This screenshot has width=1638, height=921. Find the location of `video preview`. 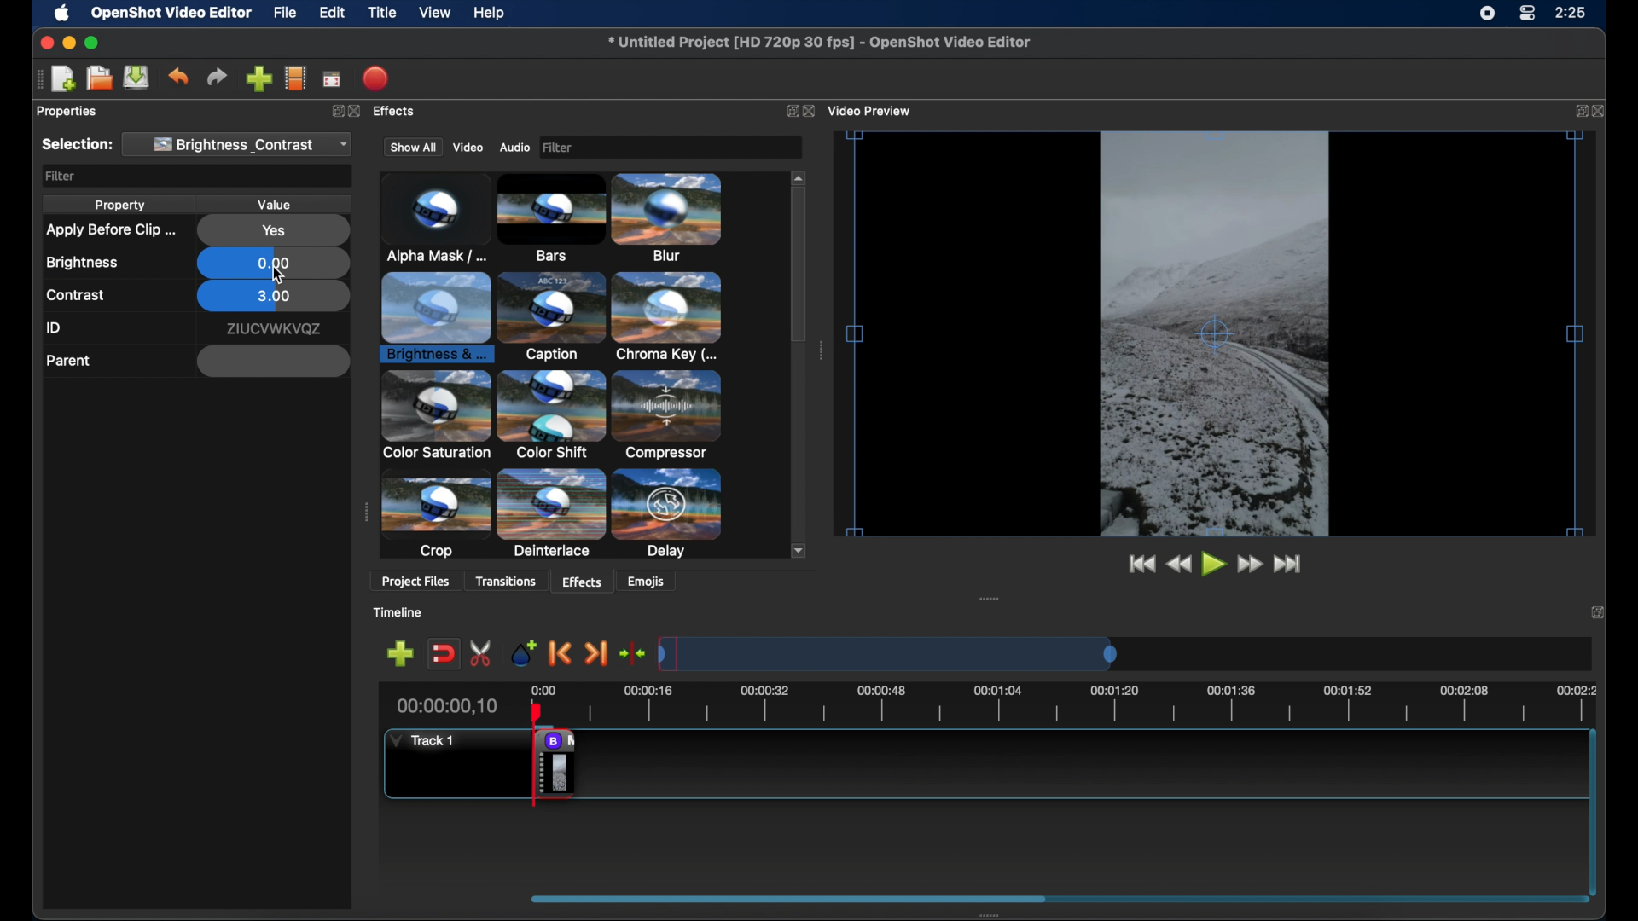

video preview is located at coordinates (876, 109).